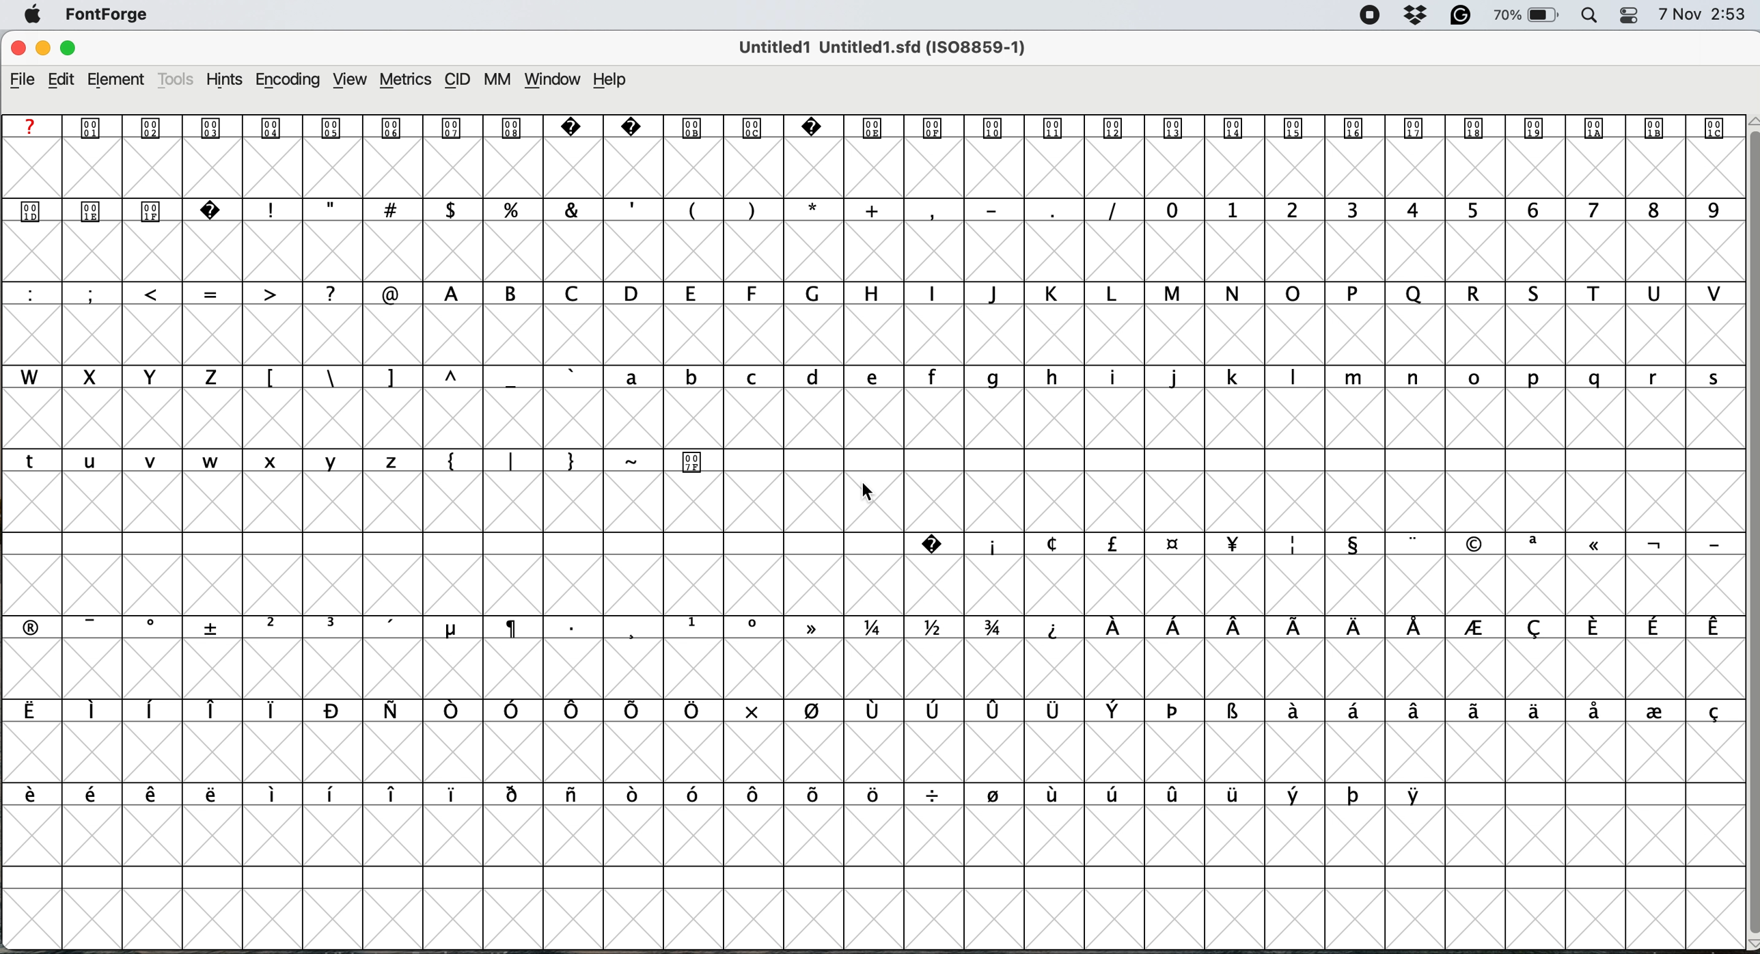 The image size is (1760, 954). What do you see at coordinates (287, 81) in the screenshot?
I see `encoding` at bounding box center [287, 81].